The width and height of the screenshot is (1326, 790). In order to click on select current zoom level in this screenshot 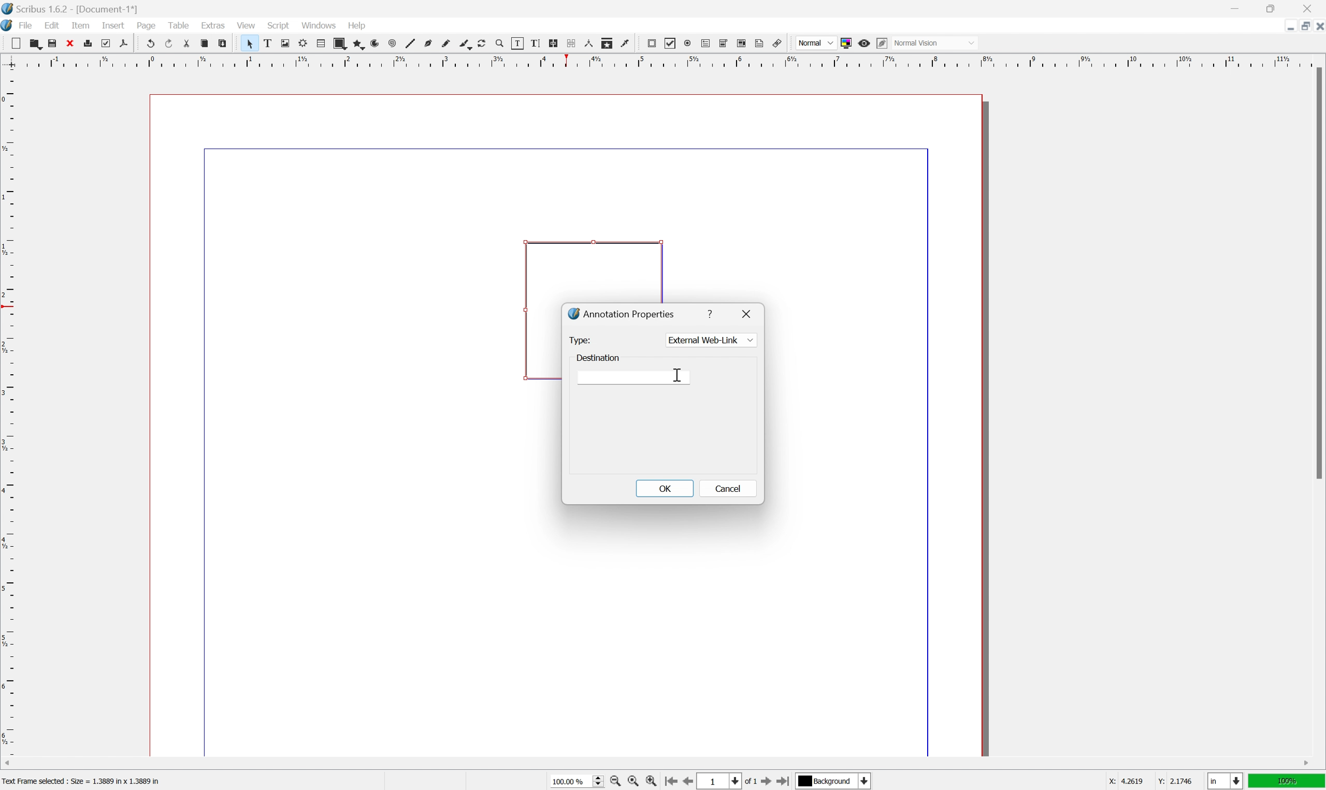, I will do `click(577, 780)`.